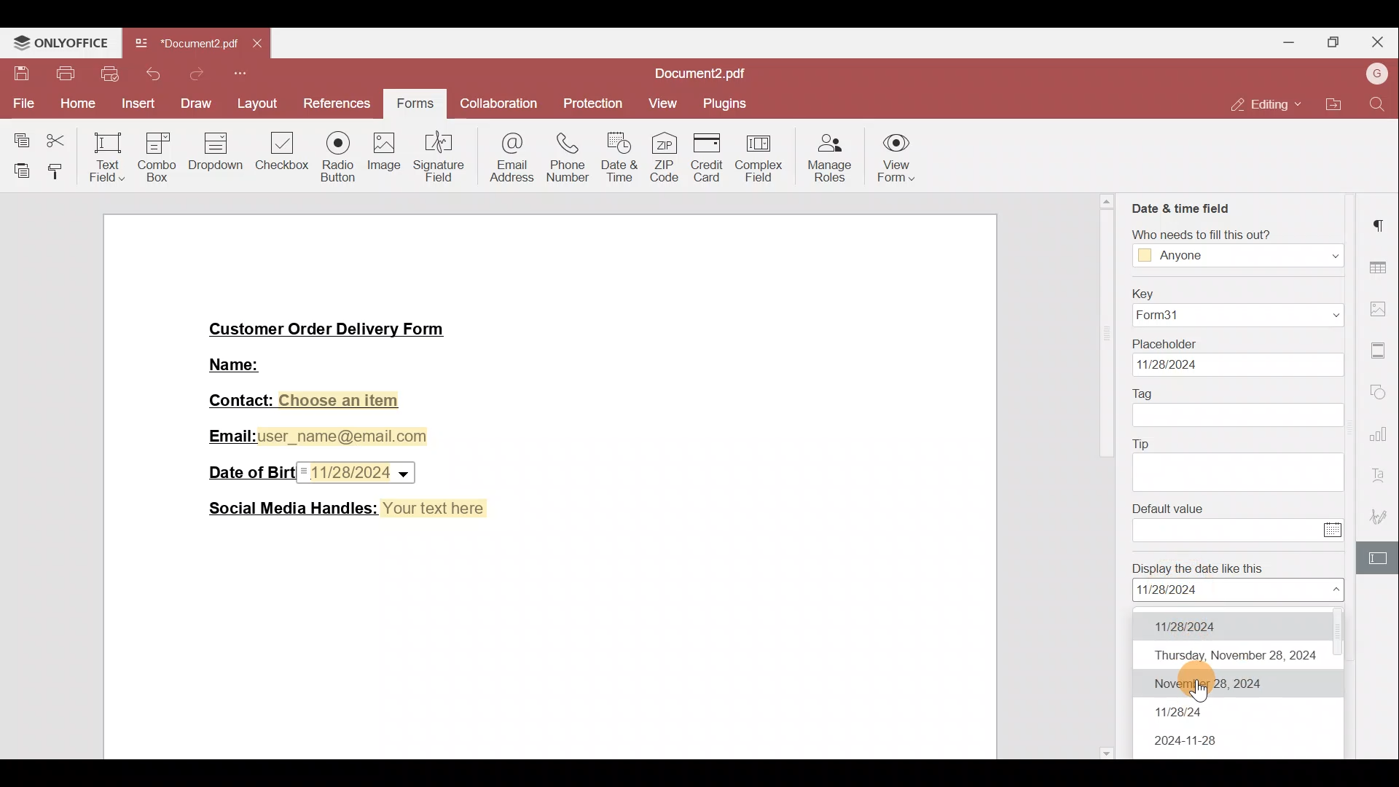  What do you see at coordinates (1218, 624) in the screenshot?
I see `11/28/2024` at bounding box center [1218, 624].